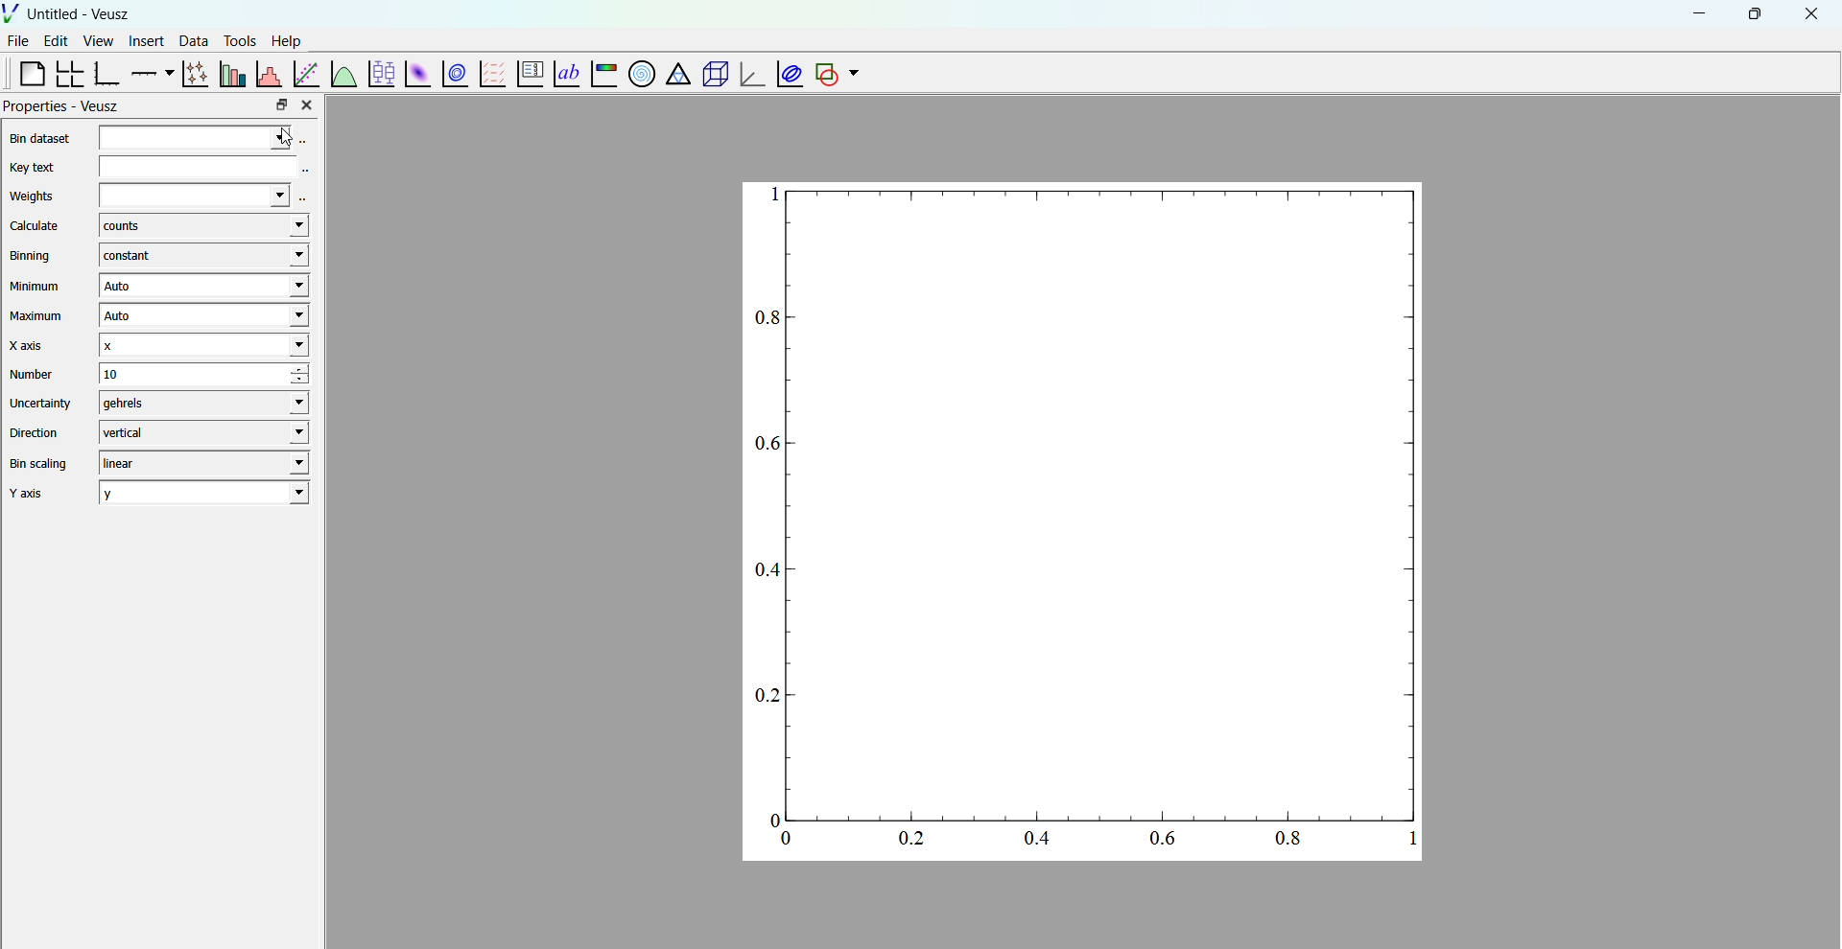  What do you see at coordinates (206, 227) in the screenshot?
I see `counts` at bounding box center [206, 227].